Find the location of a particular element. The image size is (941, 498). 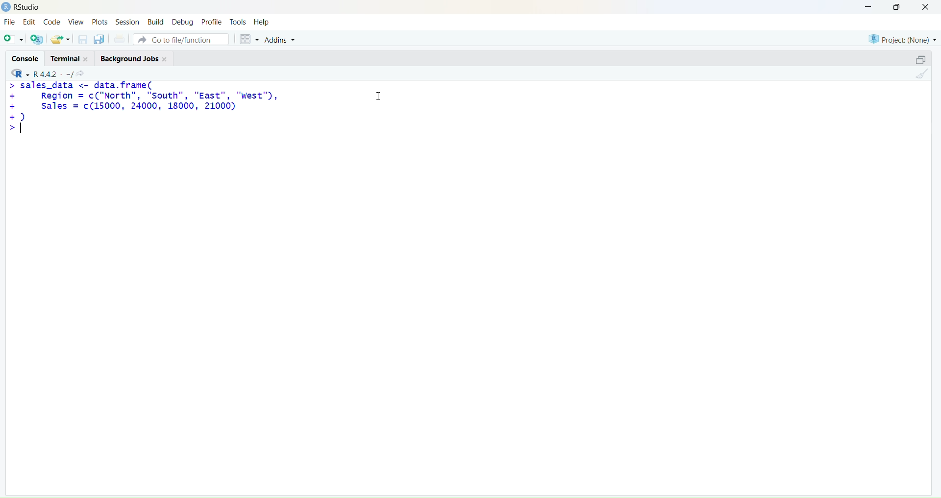

sales_data <- data.rtramelRegion = c("North", "South", "East", "West"),sales = c(15000, 24000, 18000, 21000) is located at coordinates (146, 107).